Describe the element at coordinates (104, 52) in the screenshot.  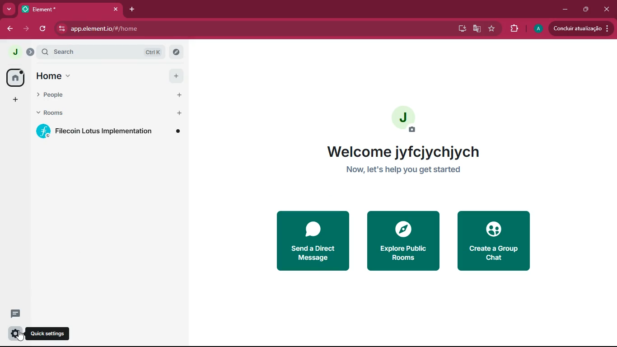
I see `search ctrl k` at that location.